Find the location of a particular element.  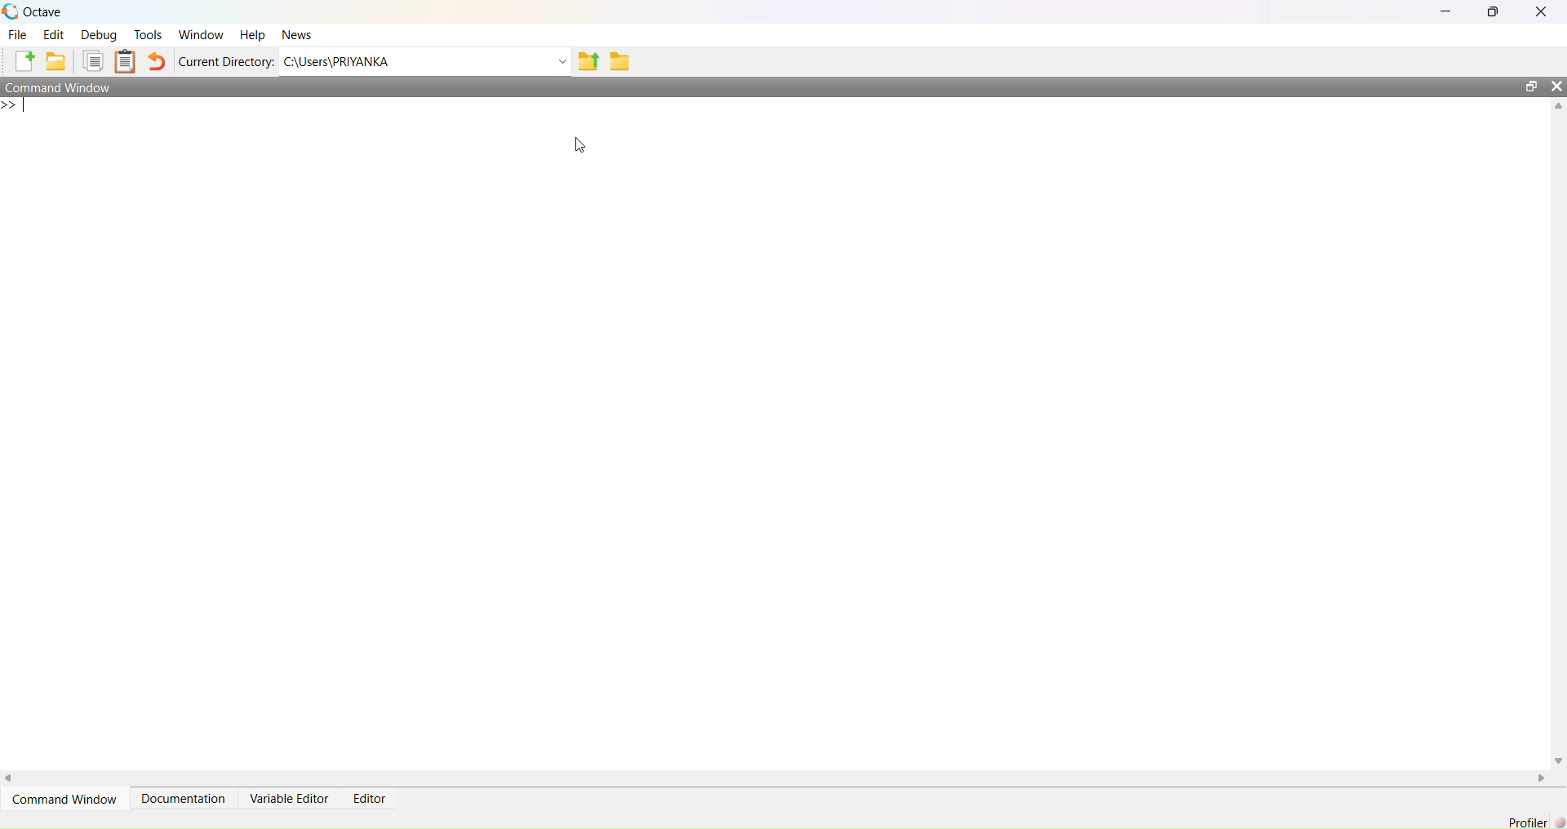

close is located at coordinates (1542, 11).